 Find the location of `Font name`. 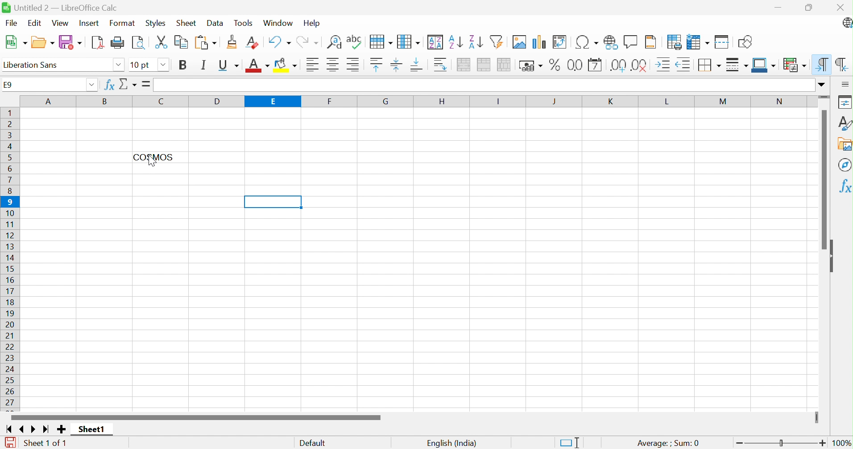

Font name is located at coordinates (29, 65).